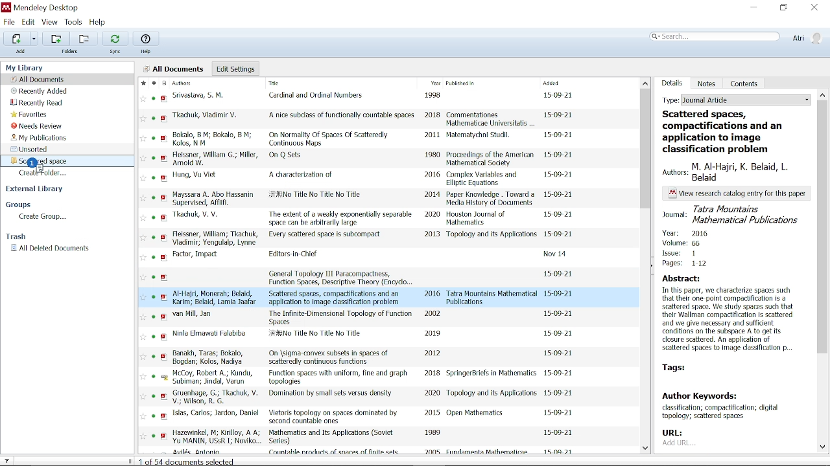 Image resolution: width=830 pixels, height=466 pixels. I want to click on SpringerBricfs in Mathematics, so click(492, 374).